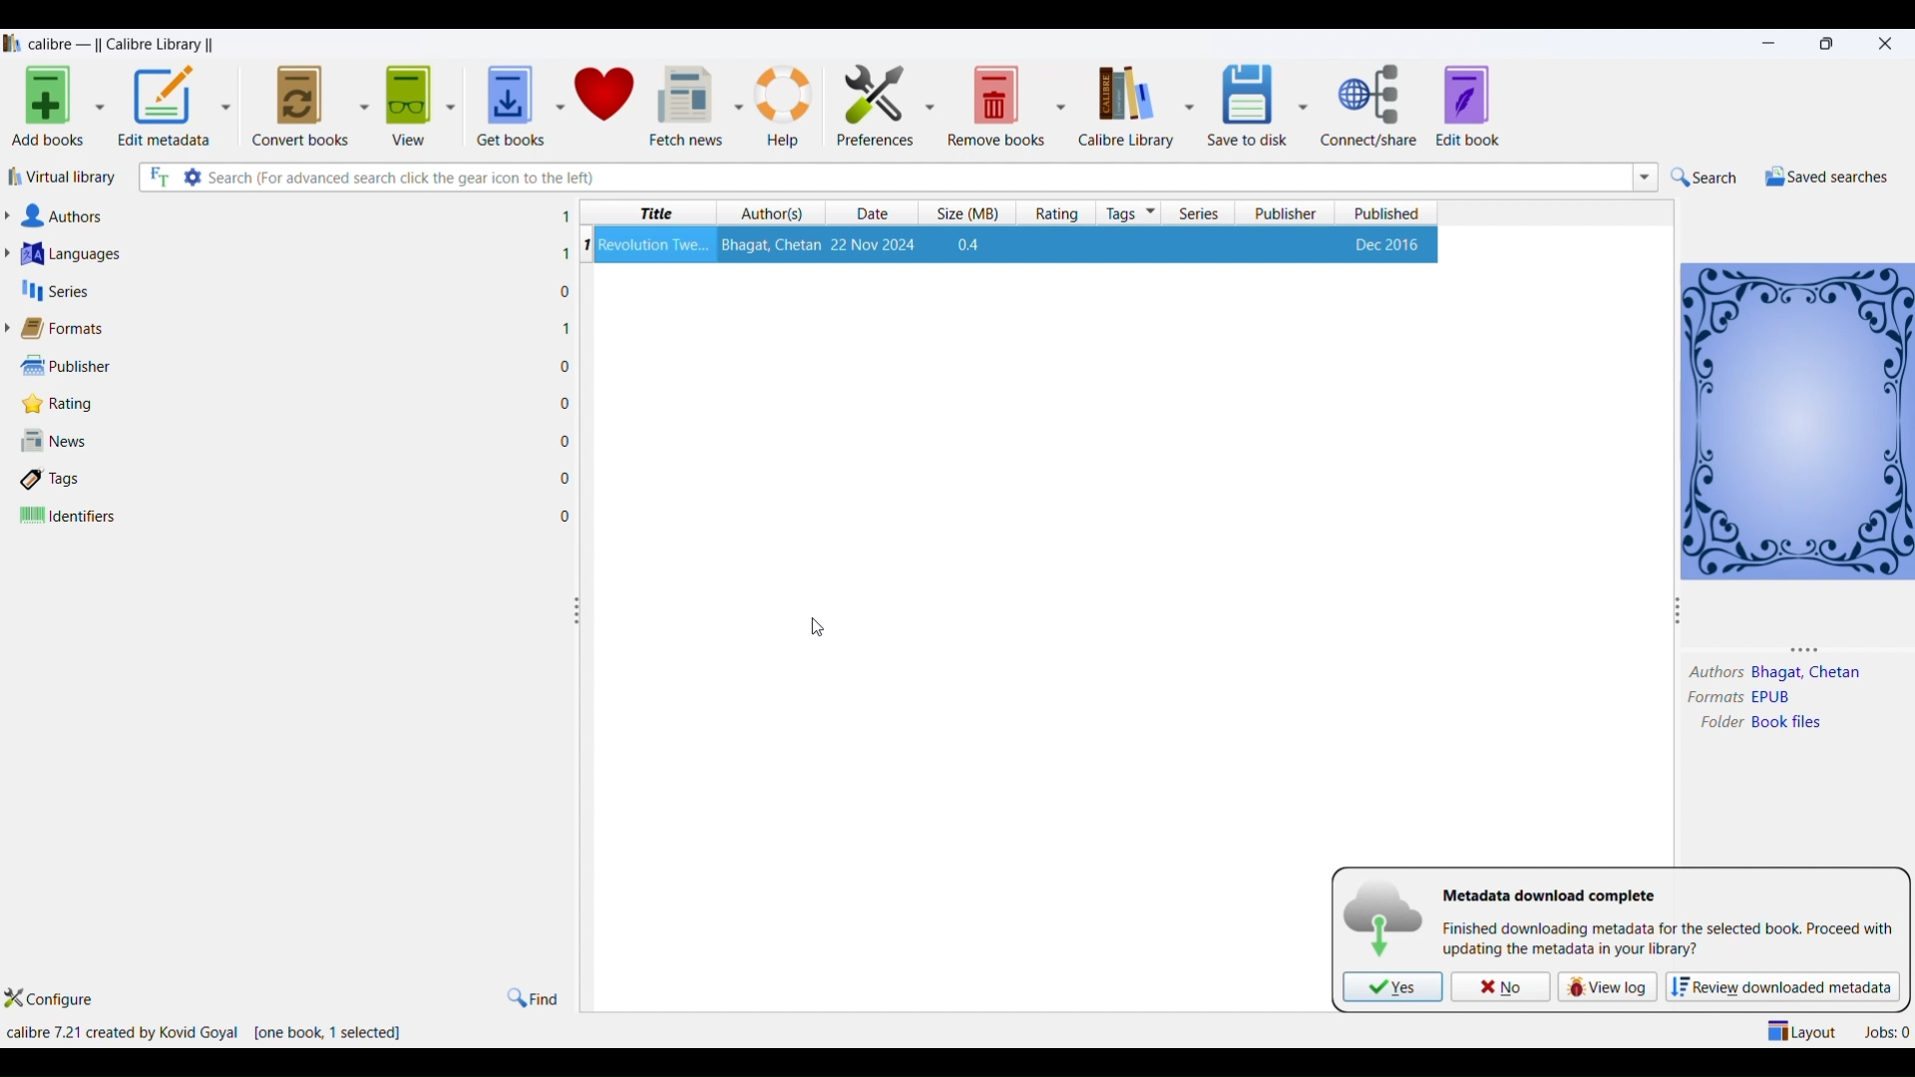 The height and width of the screenshot is (1077, 1915). What do you see at coordinates (532, 997) in the screenshot?
I see `find` at bounding box center [532, 997].